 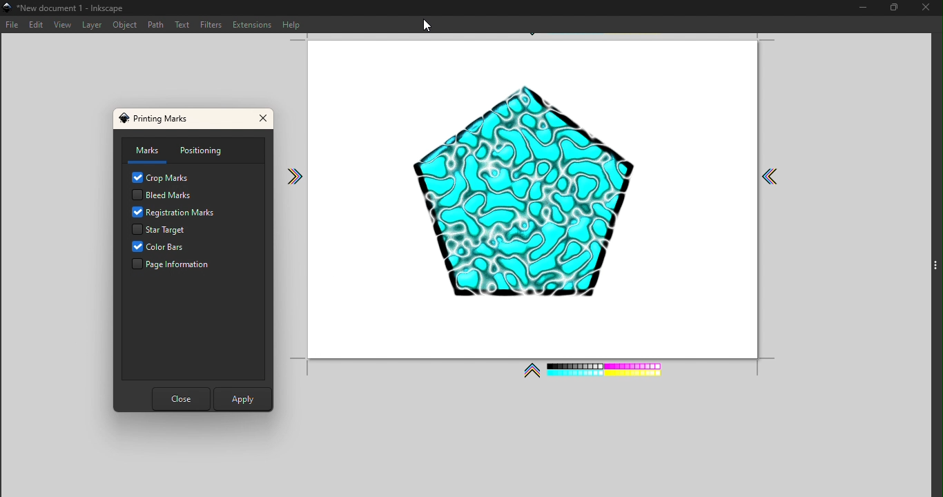 I want to click on Extensions, so click(x=252, y=24).